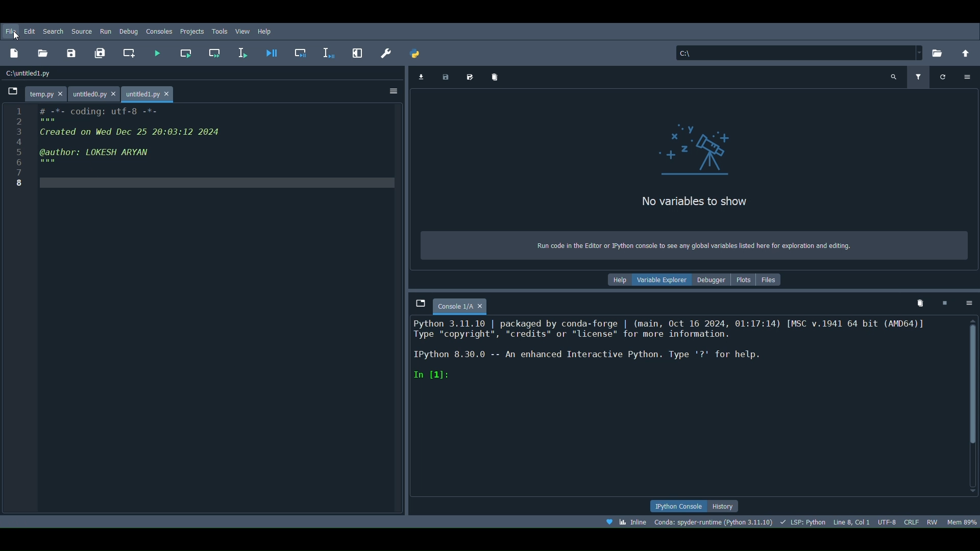  What do you see at coordinates (894, 77) in the screenshot?
I see `Search variable names and types (Ctrl + F)` at bounding box center [894, 77].